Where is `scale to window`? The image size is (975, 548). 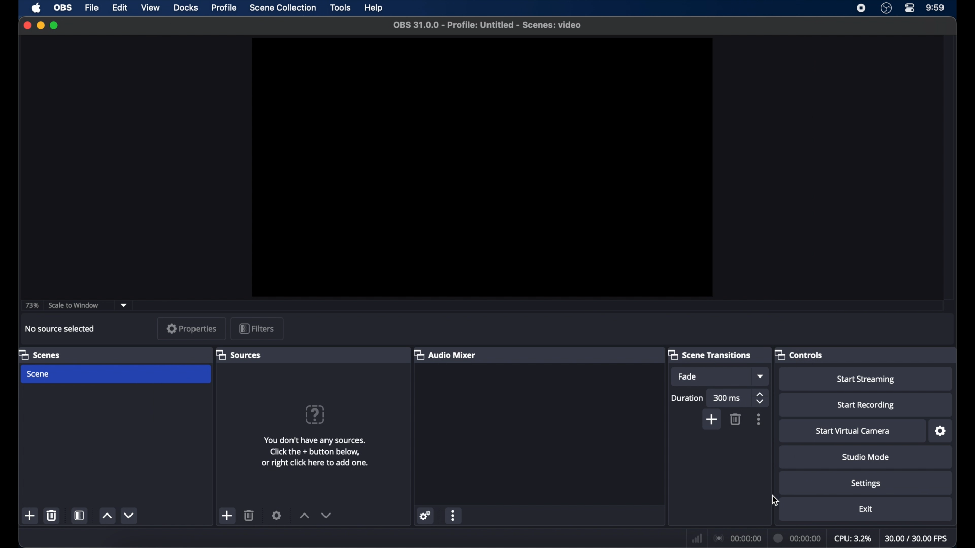 scale to window is located at coordinates (74, 304).